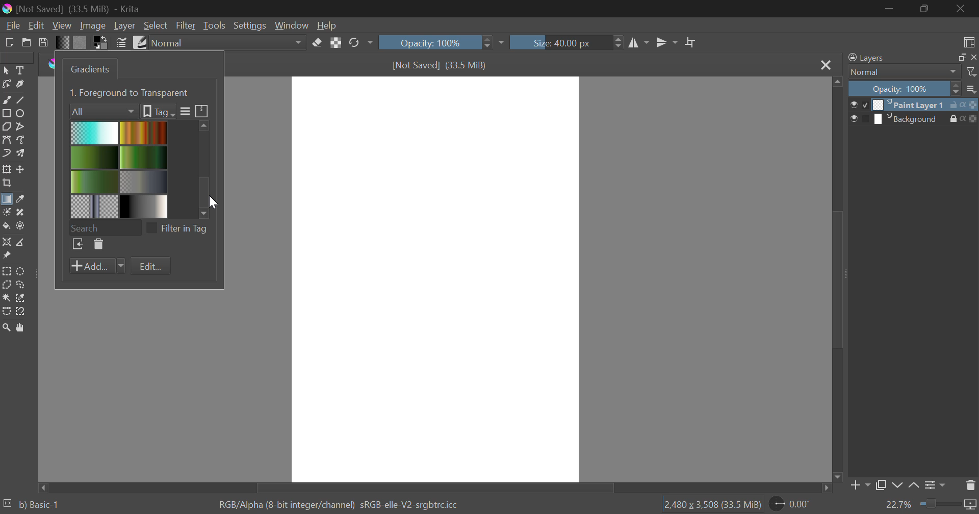  I want to click on Gradient 8, so click(142, 206).